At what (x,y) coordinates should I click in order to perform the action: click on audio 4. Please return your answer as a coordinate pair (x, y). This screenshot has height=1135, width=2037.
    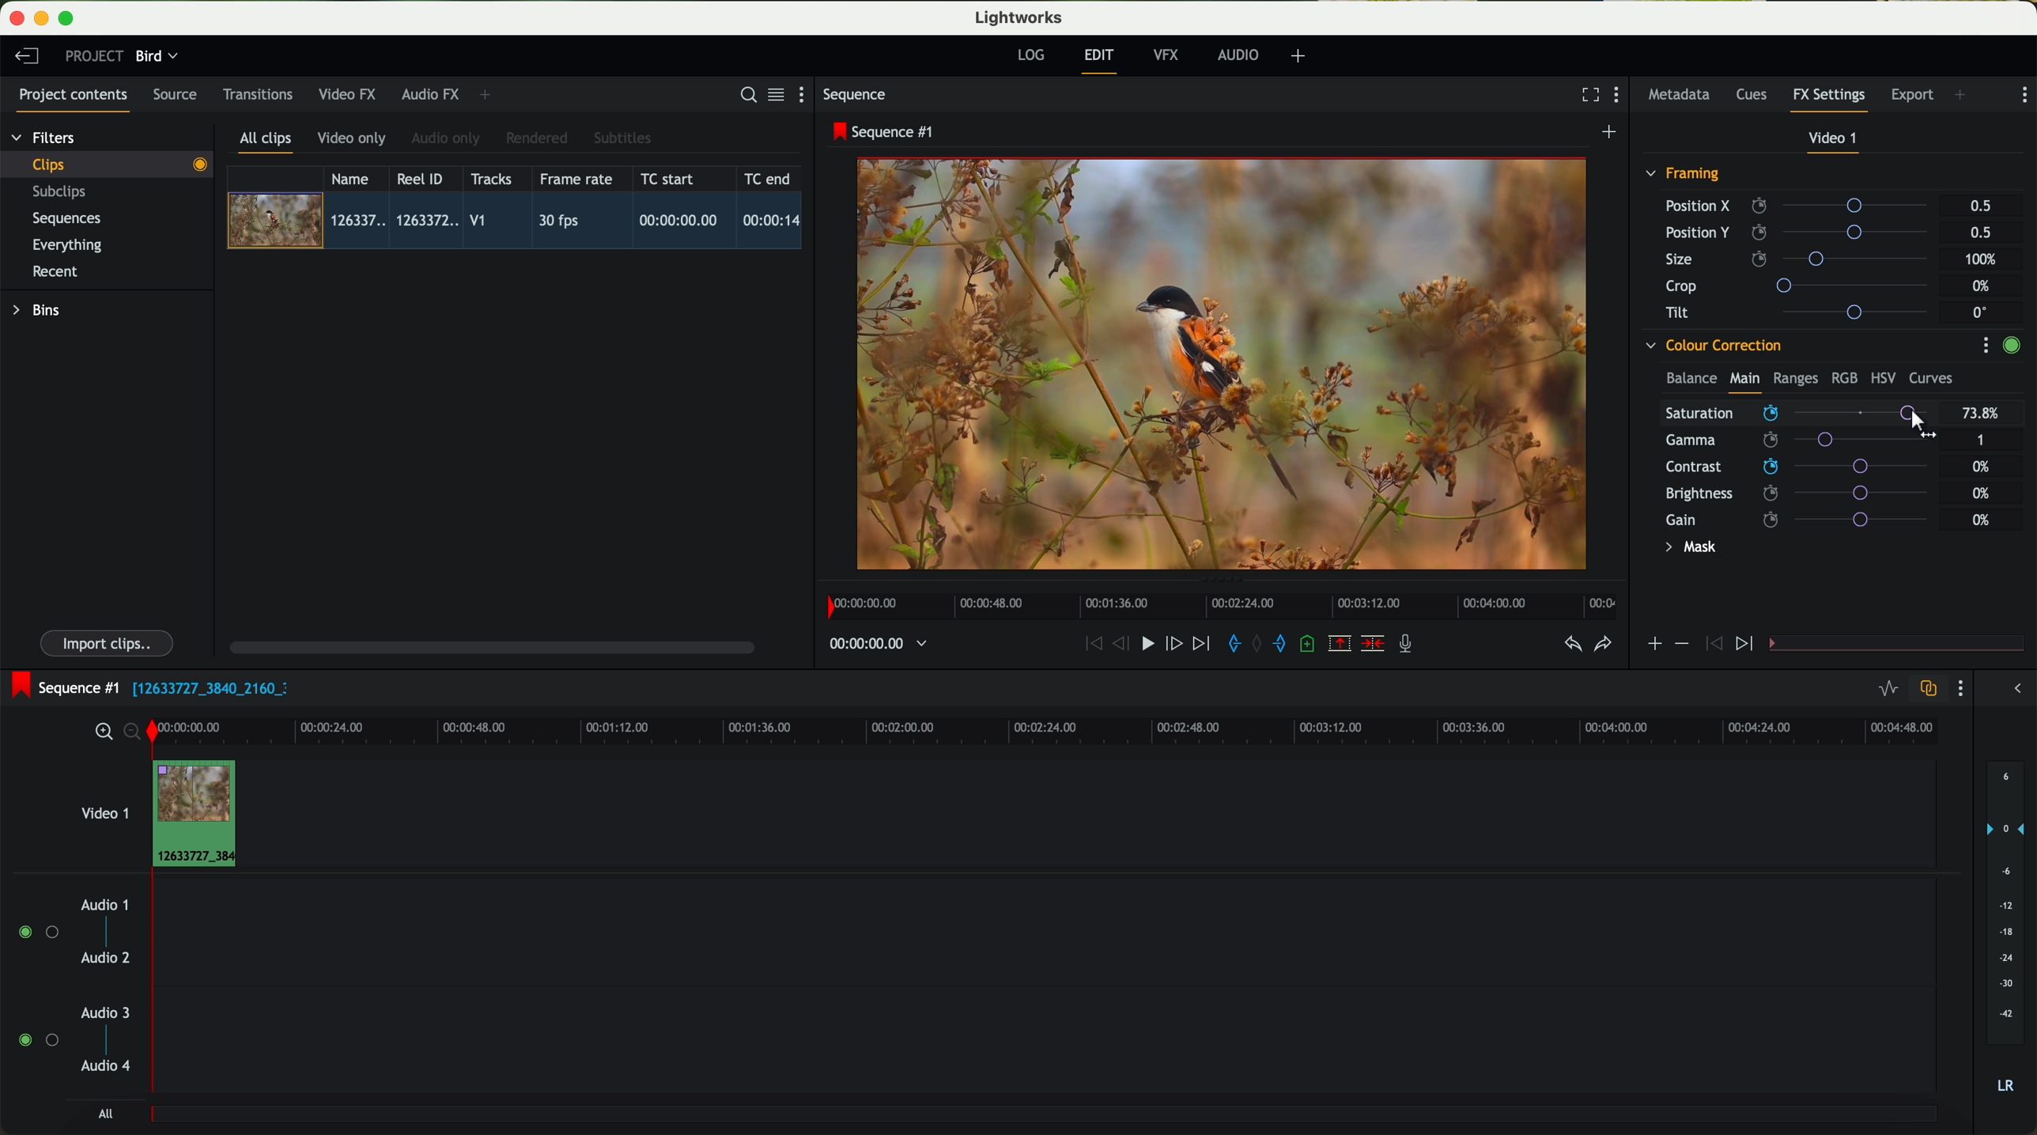
    Looking at the image, I should click on (107, 1066).